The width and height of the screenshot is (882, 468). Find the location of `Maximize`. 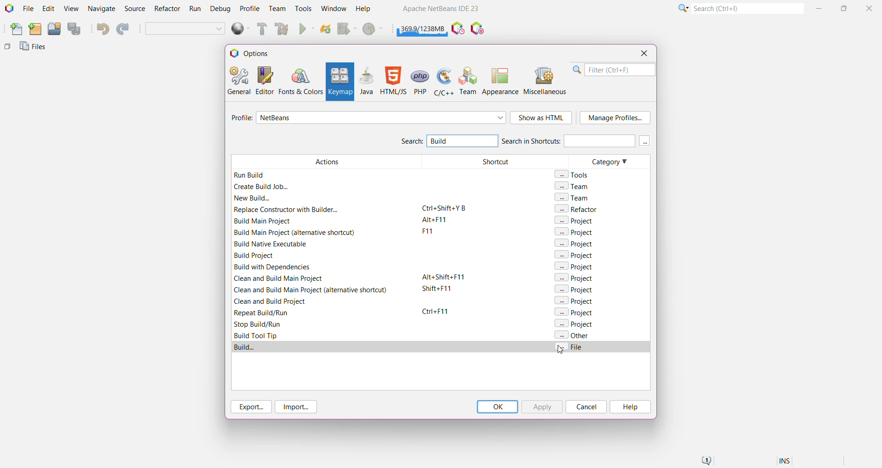

Maximize is located at coordinates (845, 7).